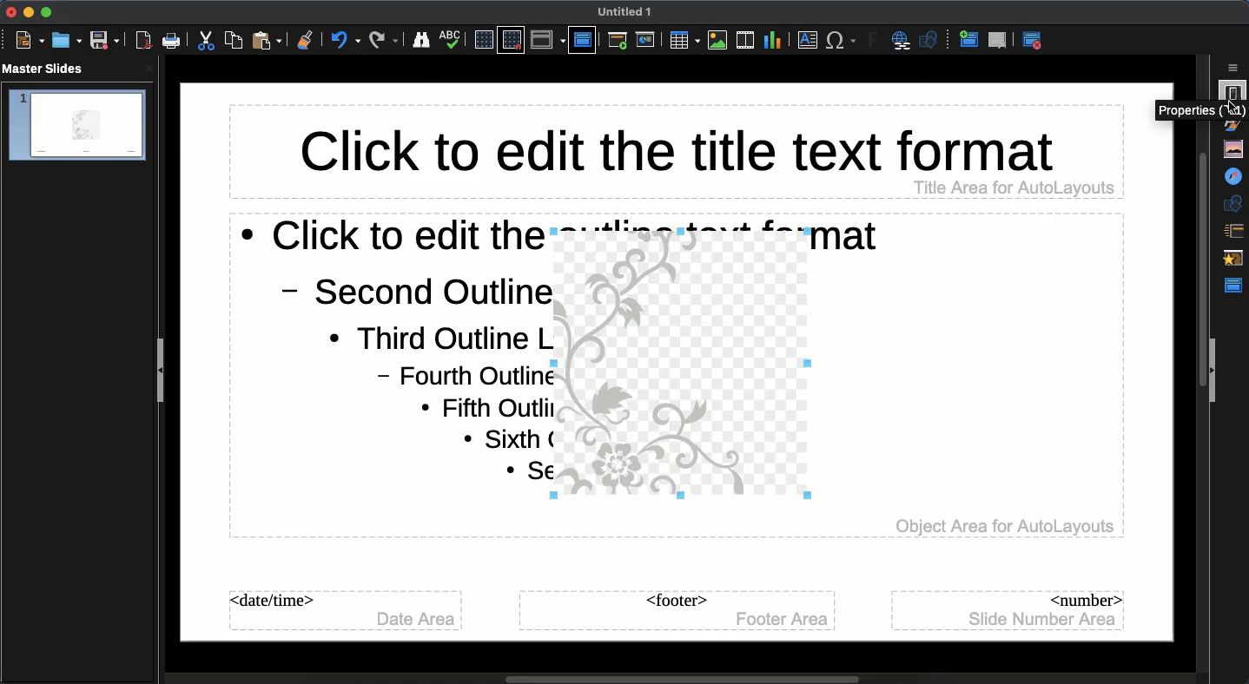 This screenshot has height=684, width=1249. What do you see at coordinates (547, 40) in the screenshot?
I see `Display view` at bounding box center [547, 40].